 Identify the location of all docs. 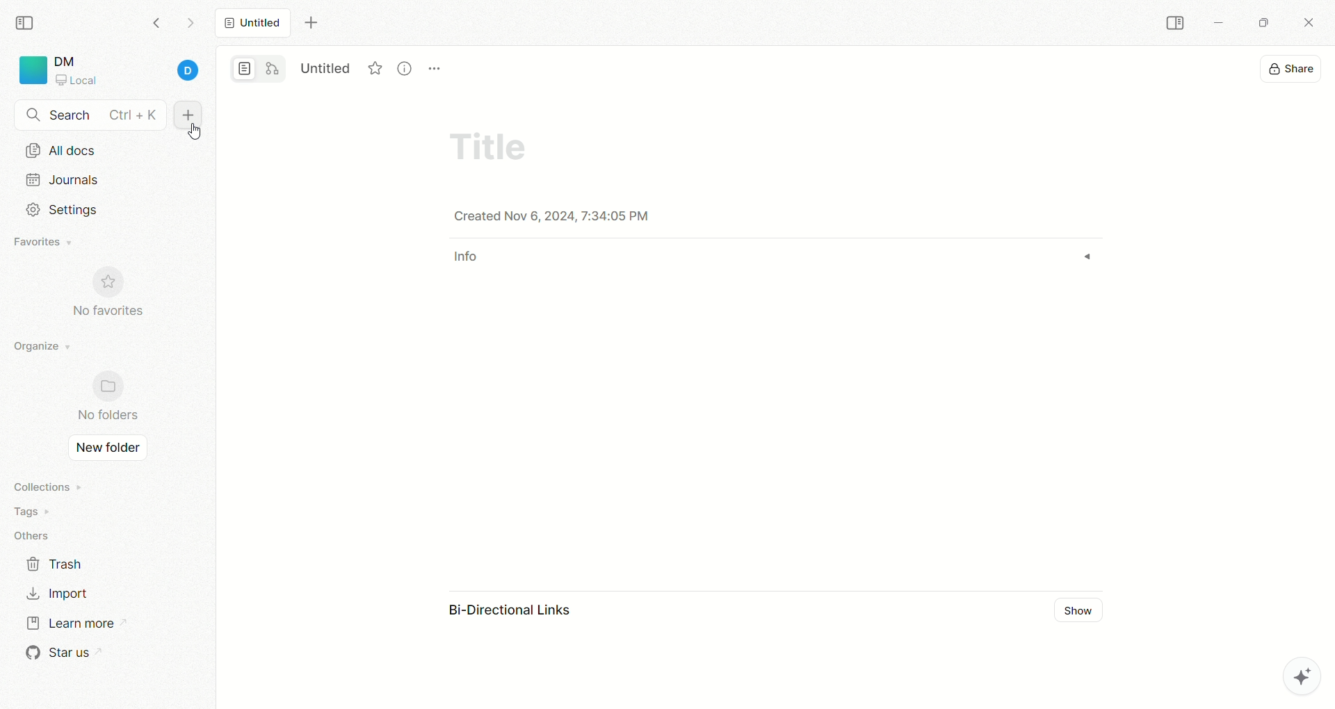
(60, 150).